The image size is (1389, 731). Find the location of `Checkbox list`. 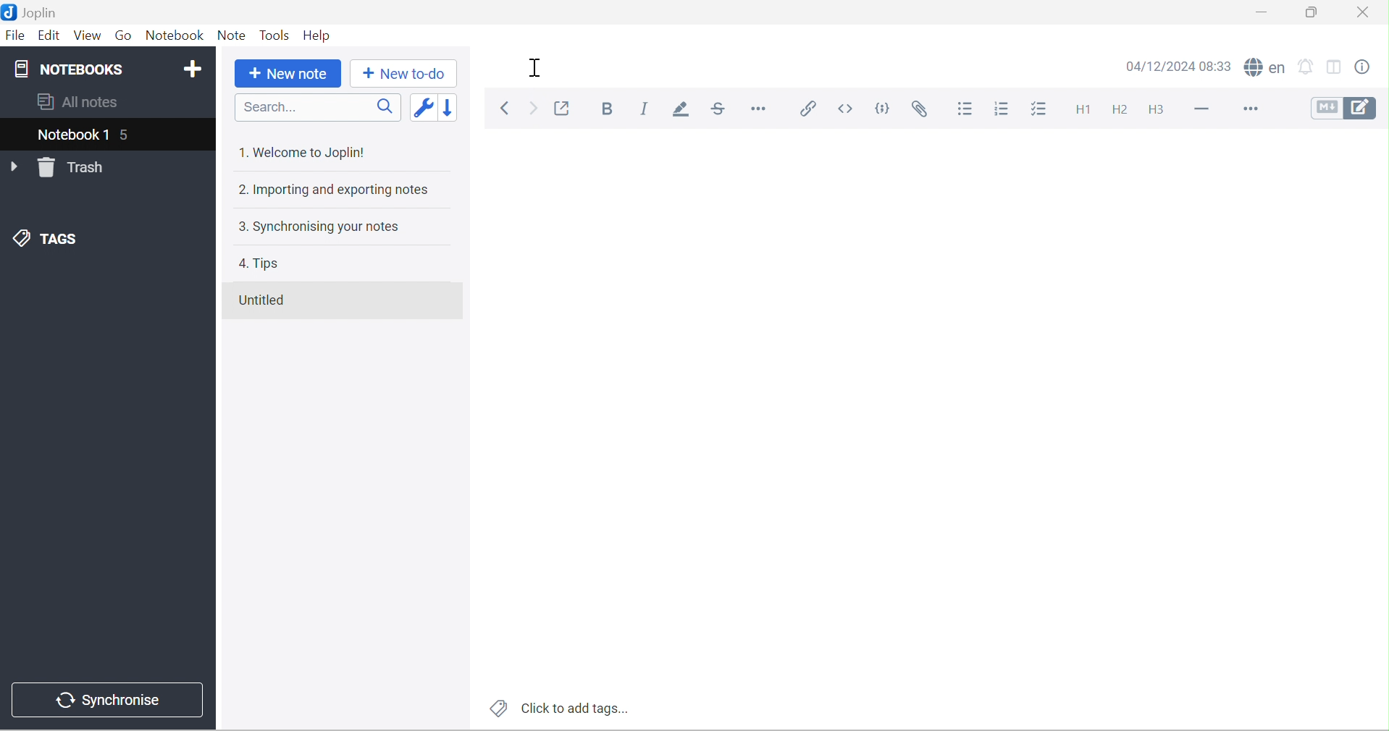

Checkbox list is located at coordinates (1041, 109).